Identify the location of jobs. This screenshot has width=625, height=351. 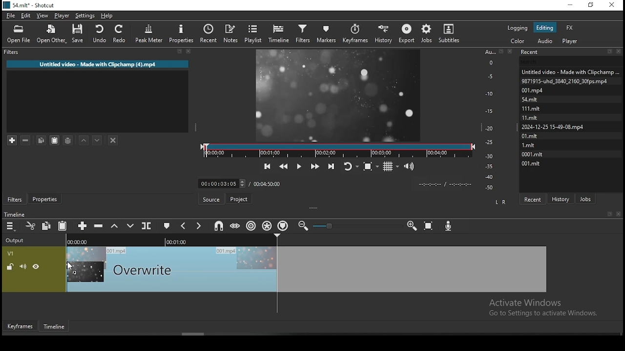
(426, 34).